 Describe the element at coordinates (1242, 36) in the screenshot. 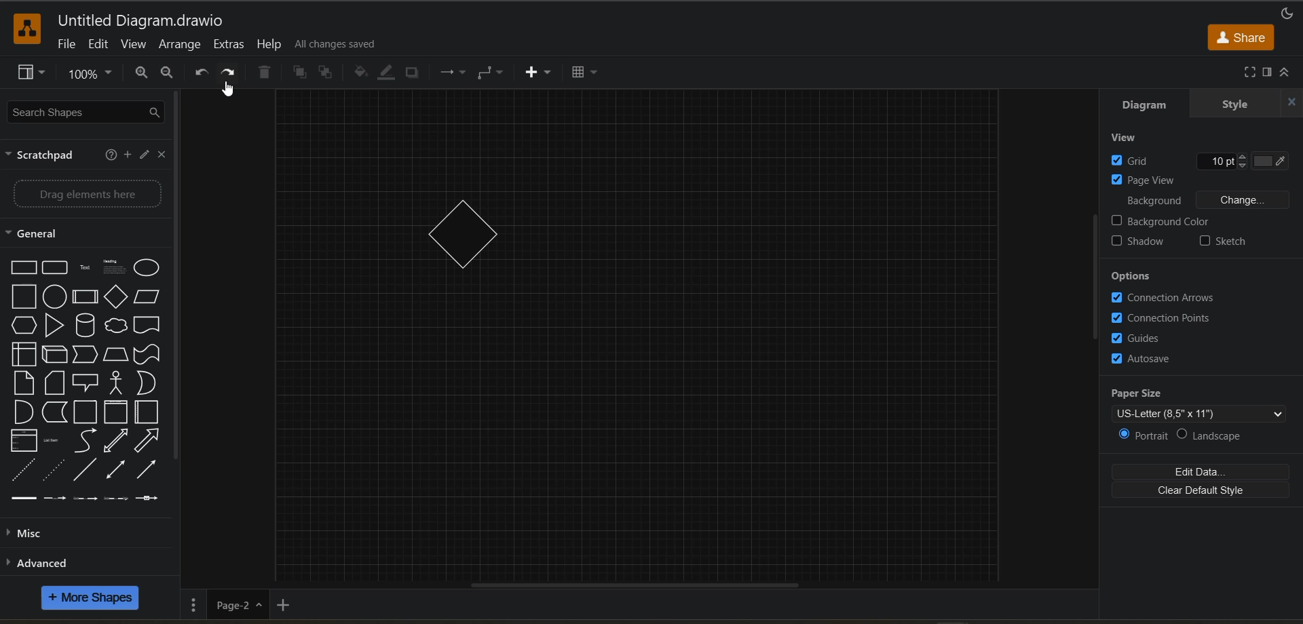

I see `share` at that location.